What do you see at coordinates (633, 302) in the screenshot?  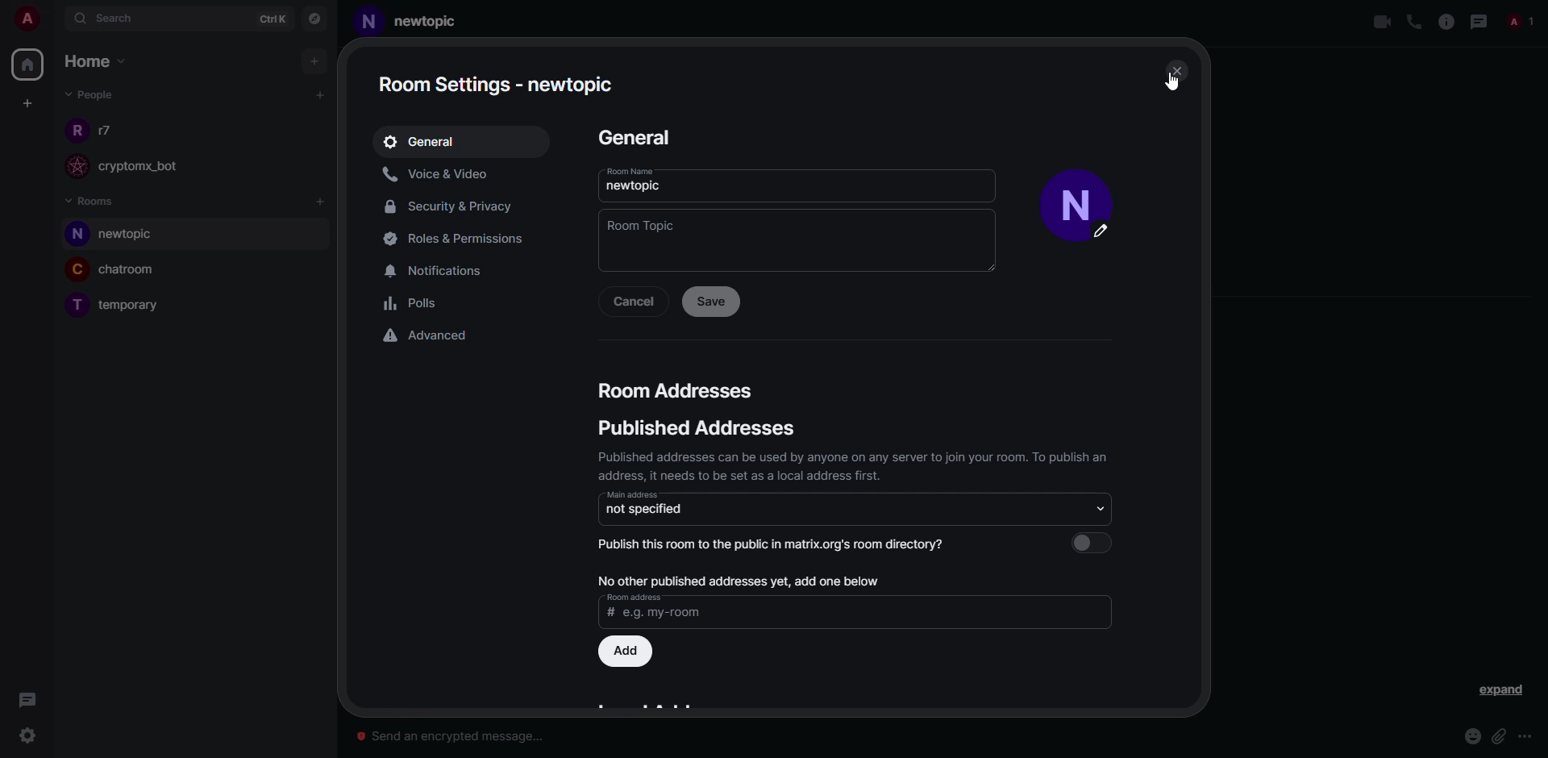 I see `cancel` at bounding box center [633, 302].